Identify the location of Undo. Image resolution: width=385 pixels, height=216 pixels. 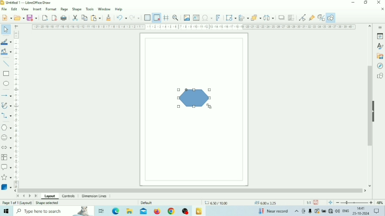
(122, 18).